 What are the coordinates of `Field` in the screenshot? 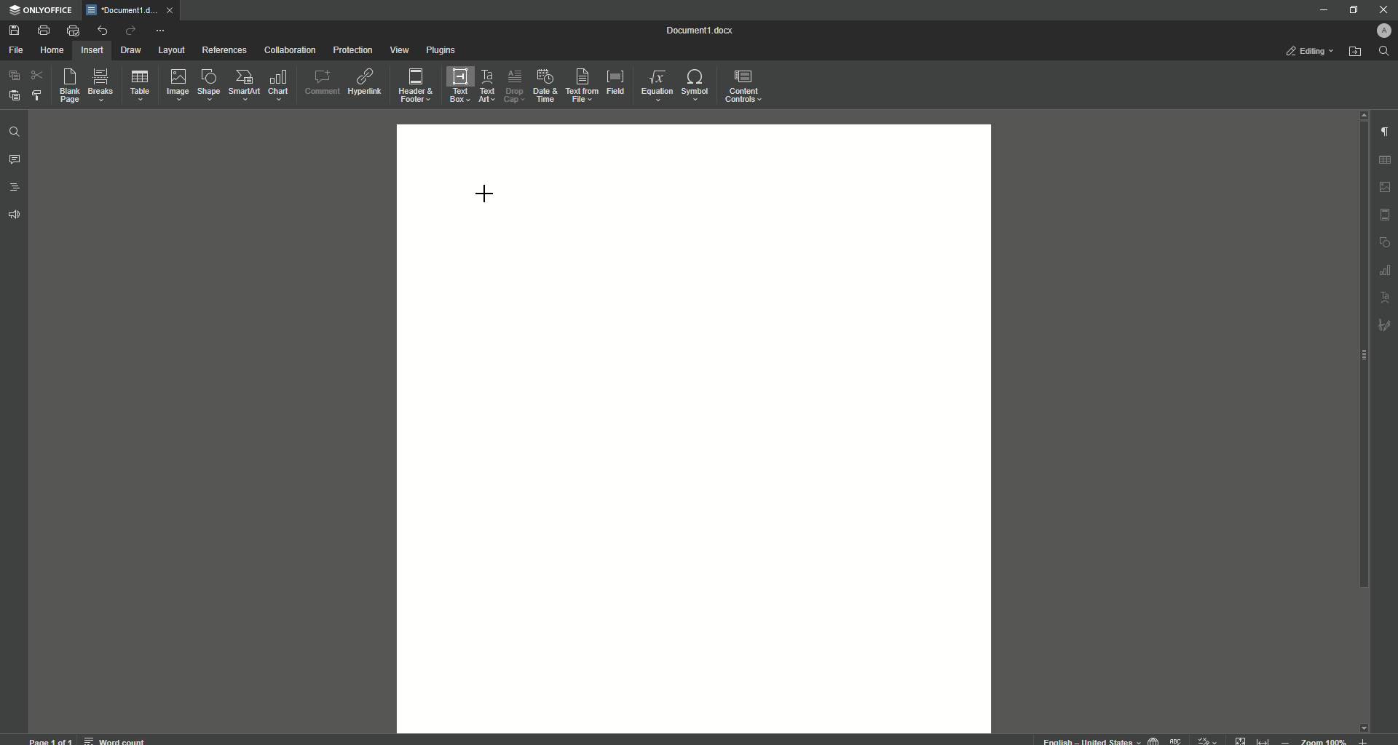 It's located at (615, 81).